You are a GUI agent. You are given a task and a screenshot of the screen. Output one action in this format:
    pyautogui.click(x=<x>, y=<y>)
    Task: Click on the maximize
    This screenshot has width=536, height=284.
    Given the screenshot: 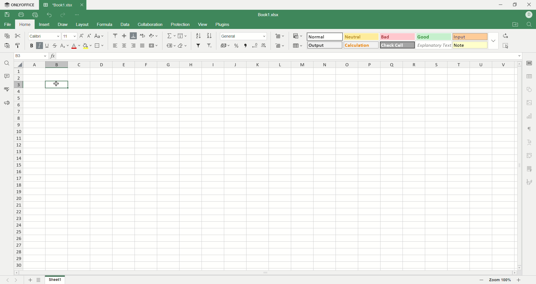 What is the action you would take?
    pyautogui.click(x=516, y=6)
    